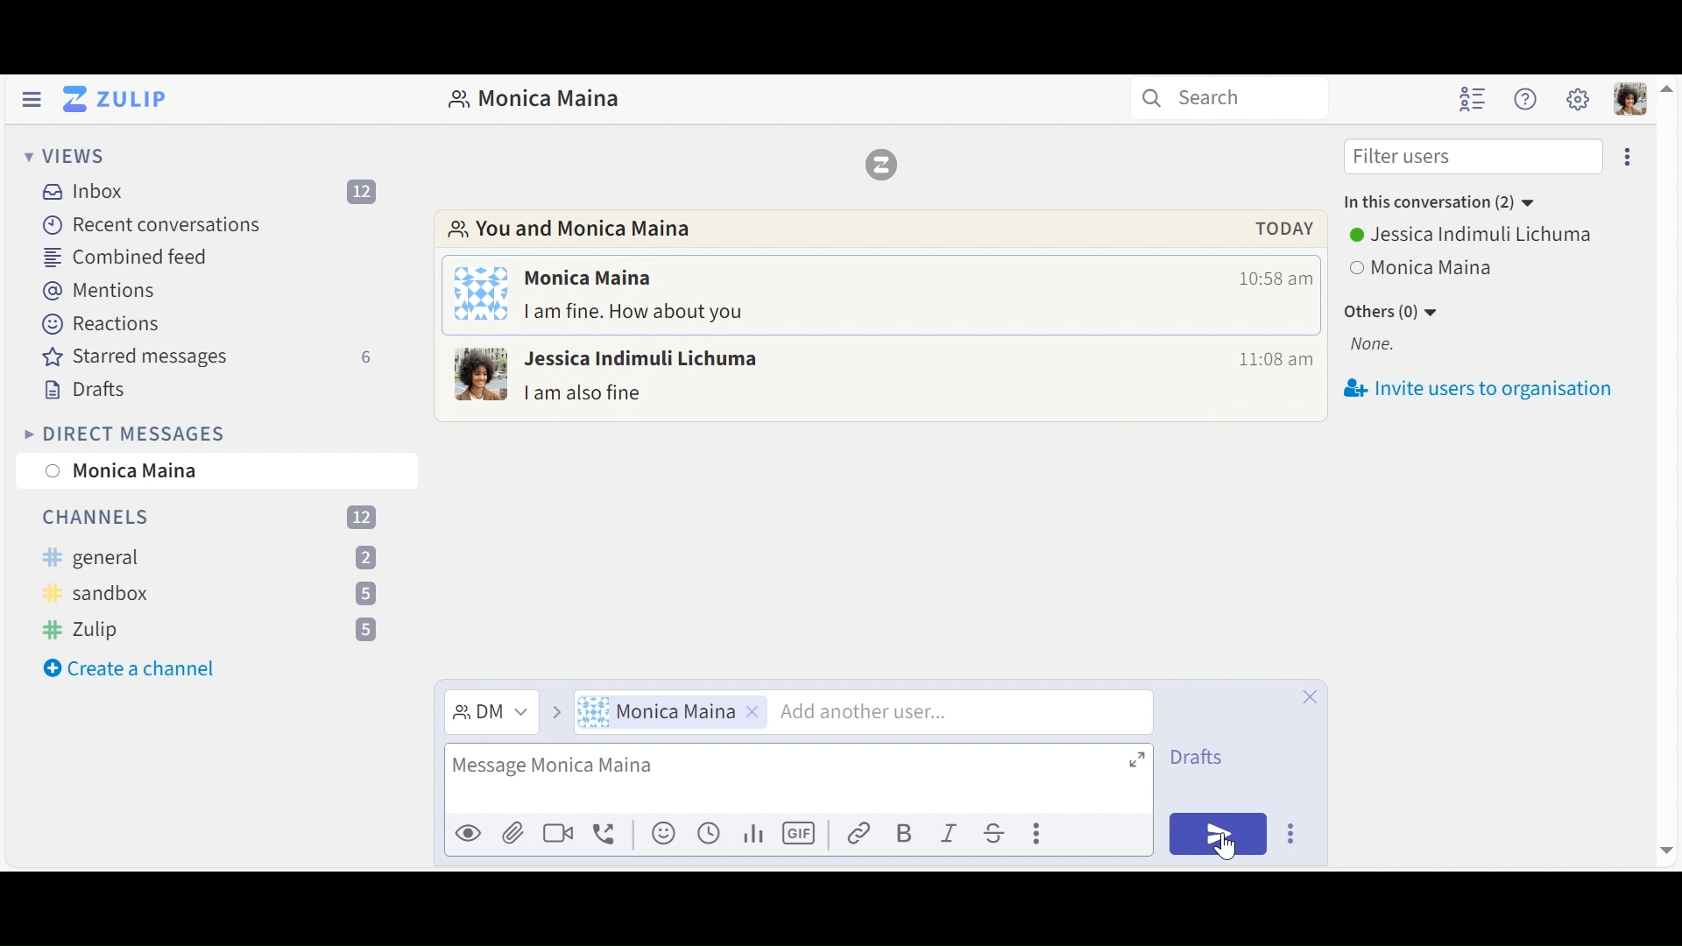  What do you see at coordinates (1665, 850) in the screenshot?
I see `move down` at bounding box center [1665, 850].